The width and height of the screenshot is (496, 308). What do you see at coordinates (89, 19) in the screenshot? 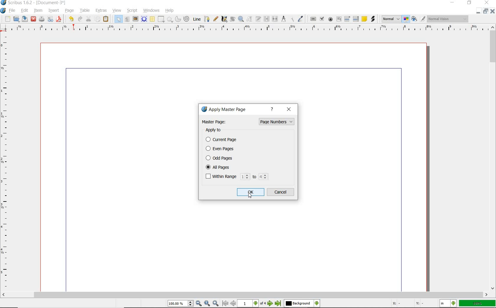
I see `cut` at bounding box center [89, 19].